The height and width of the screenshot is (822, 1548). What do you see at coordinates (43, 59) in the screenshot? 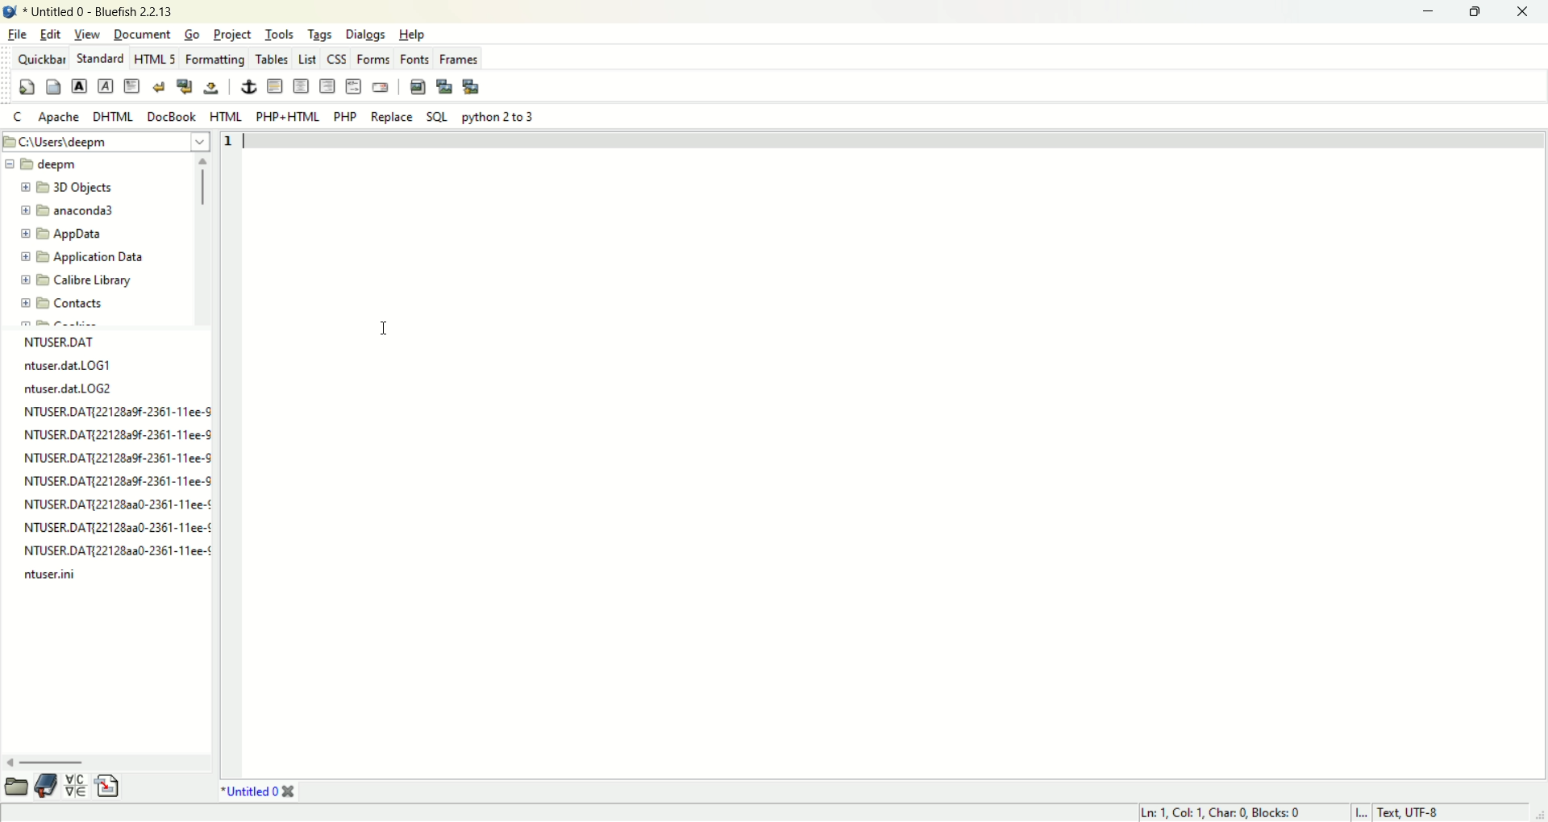
I see `quickbar` at bounding box center [43, 59].